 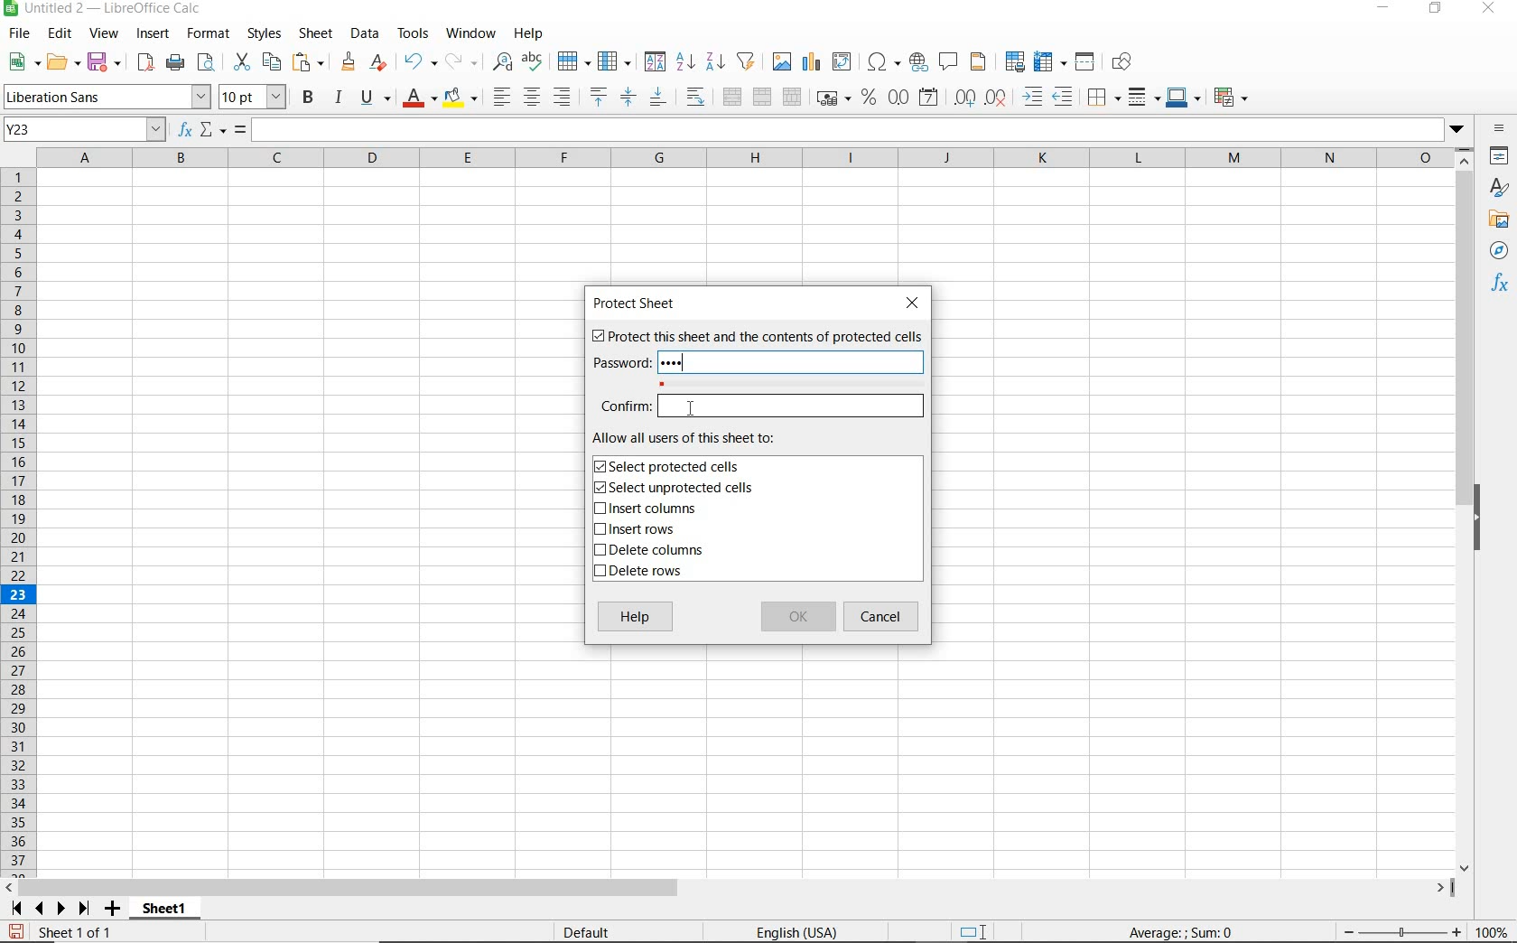 I want to click on SPLIT WINDOW, so click(x=1087, y=61).